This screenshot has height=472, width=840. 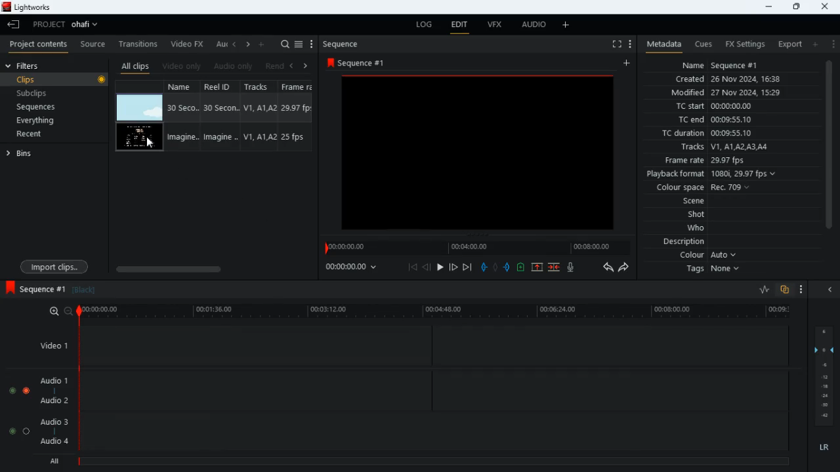 I want to click on black, so click(x=87, y=290).